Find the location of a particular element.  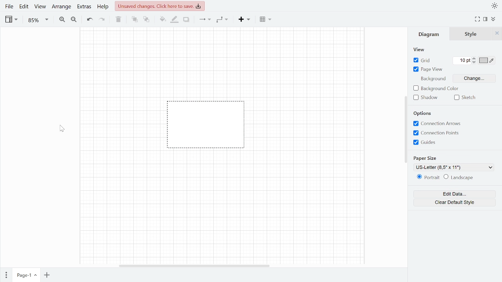

Insert is located at coordinates (244, 20).